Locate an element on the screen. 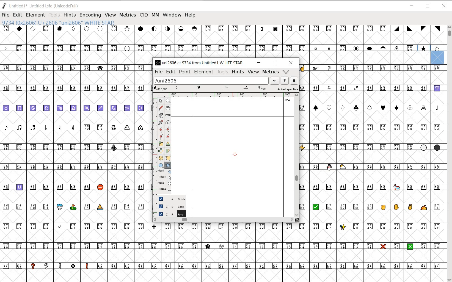 The image size is (452, 282). METRICS is located at coordinates (127, 15).